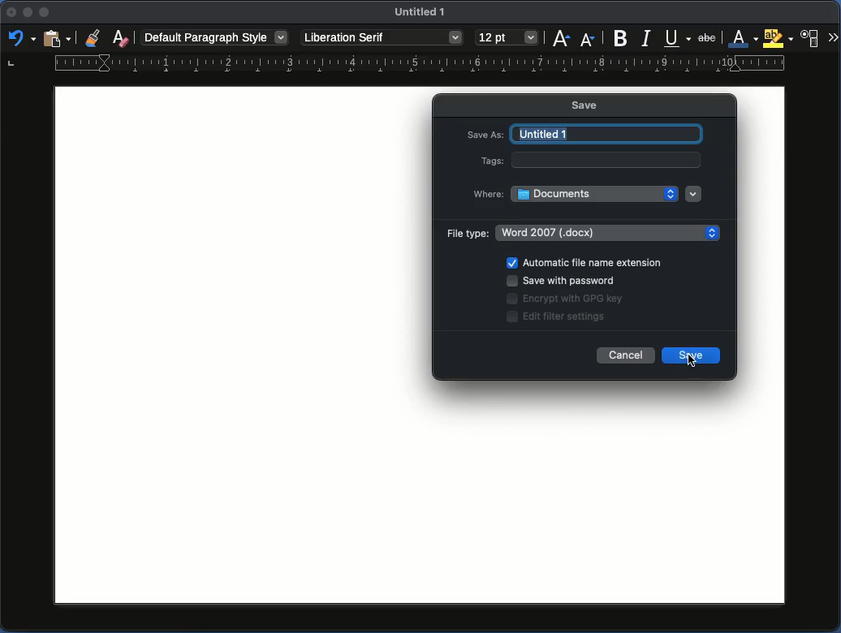 Image resolution: width=841 pixels, height=633 pixels. Describe the element at coordinates (45, 13) in the screenshot. I see `Minimize` at that location.